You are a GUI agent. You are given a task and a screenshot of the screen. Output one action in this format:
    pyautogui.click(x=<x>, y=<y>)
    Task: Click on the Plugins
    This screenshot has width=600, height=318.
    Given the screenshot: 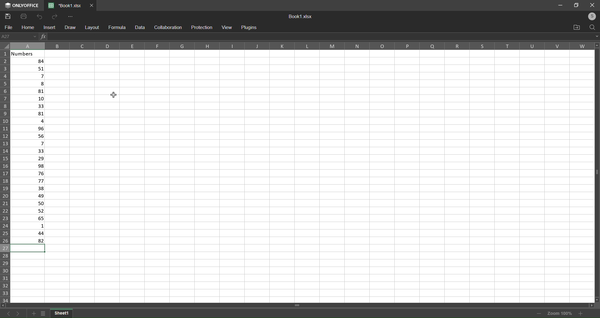 What is the action you would take?
    pyautogui.click(x=251, y=28)
    